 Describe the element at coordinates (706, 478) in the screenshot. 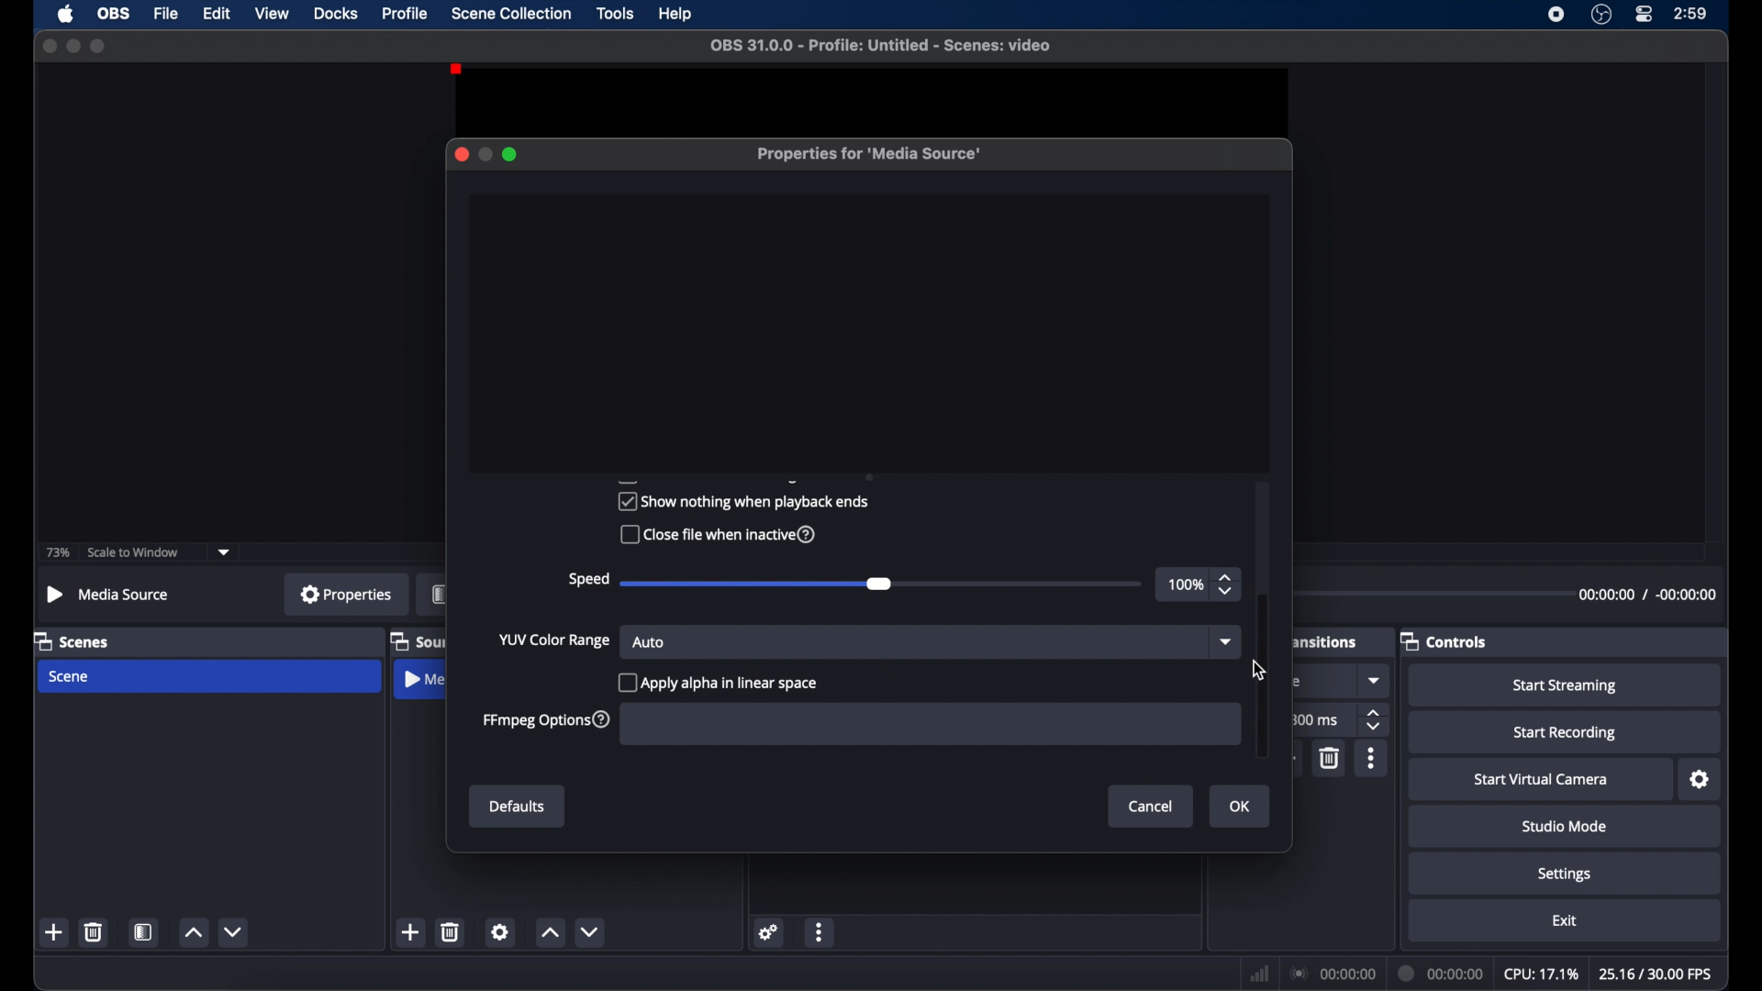

I see `obscure text` at that location.